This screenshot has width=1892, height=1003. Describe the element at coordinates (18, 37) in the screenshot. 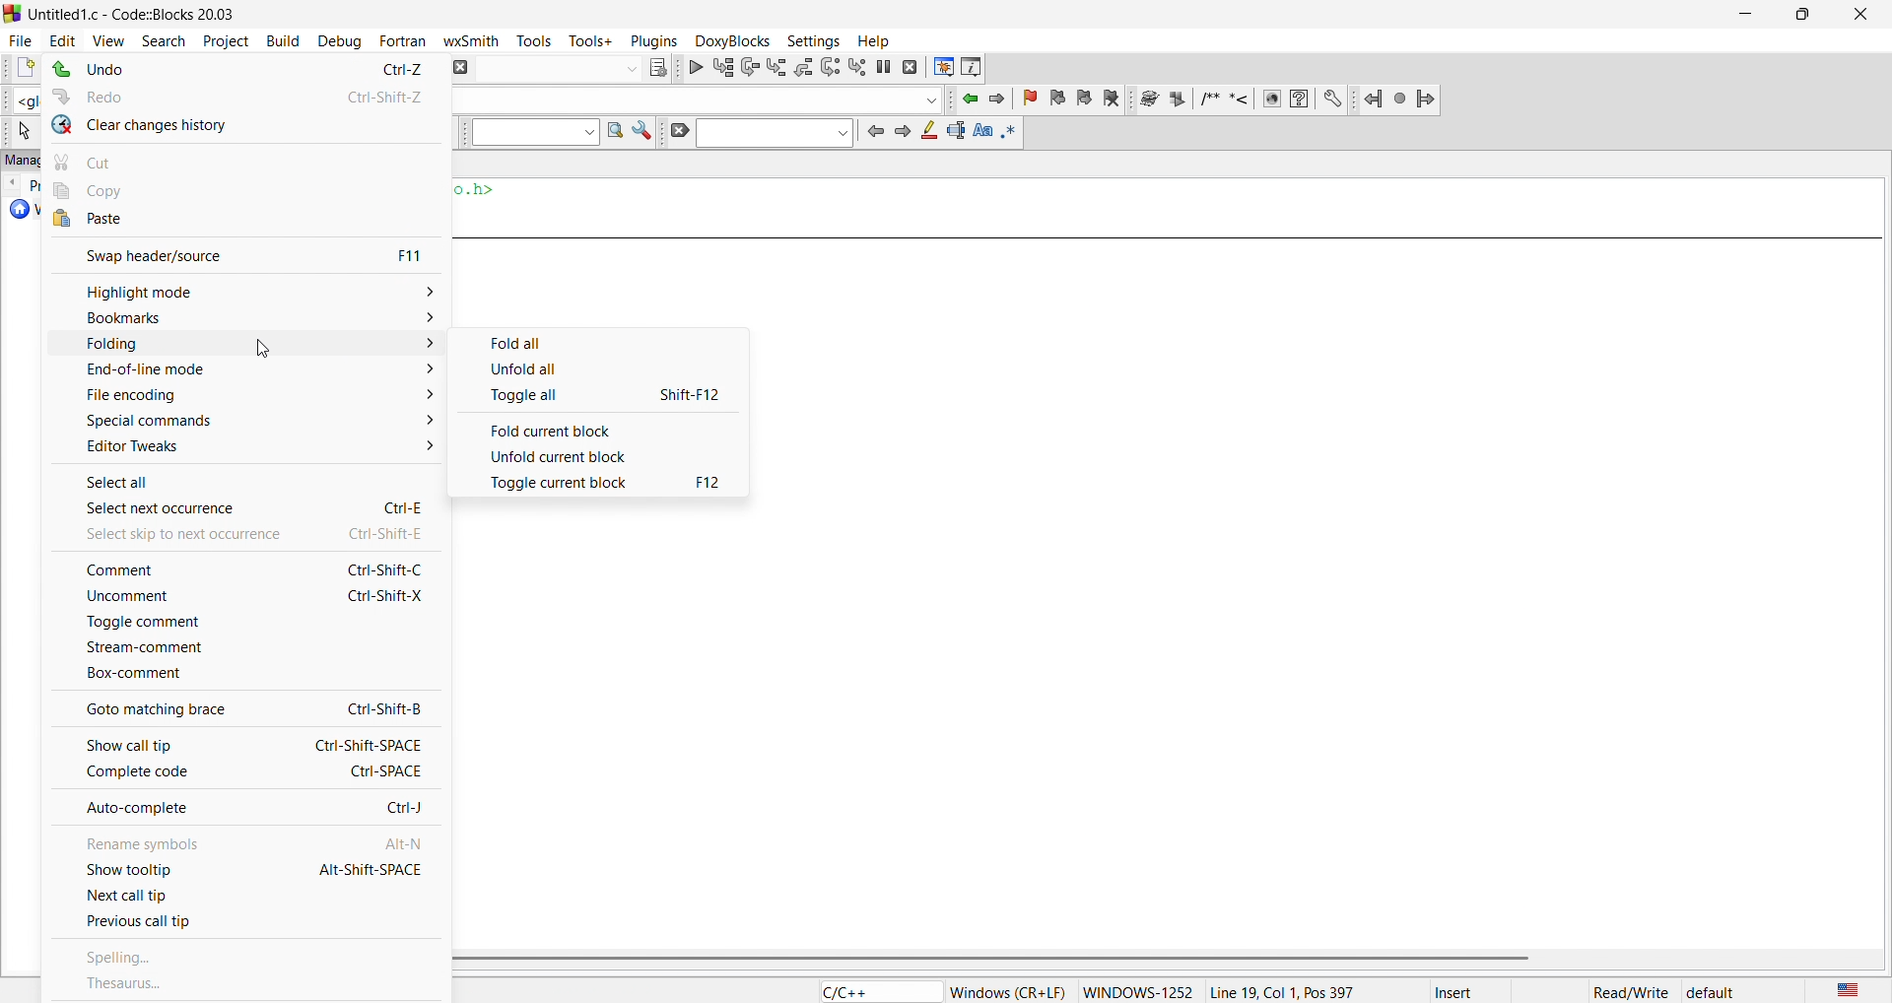

I see `file` at that location.